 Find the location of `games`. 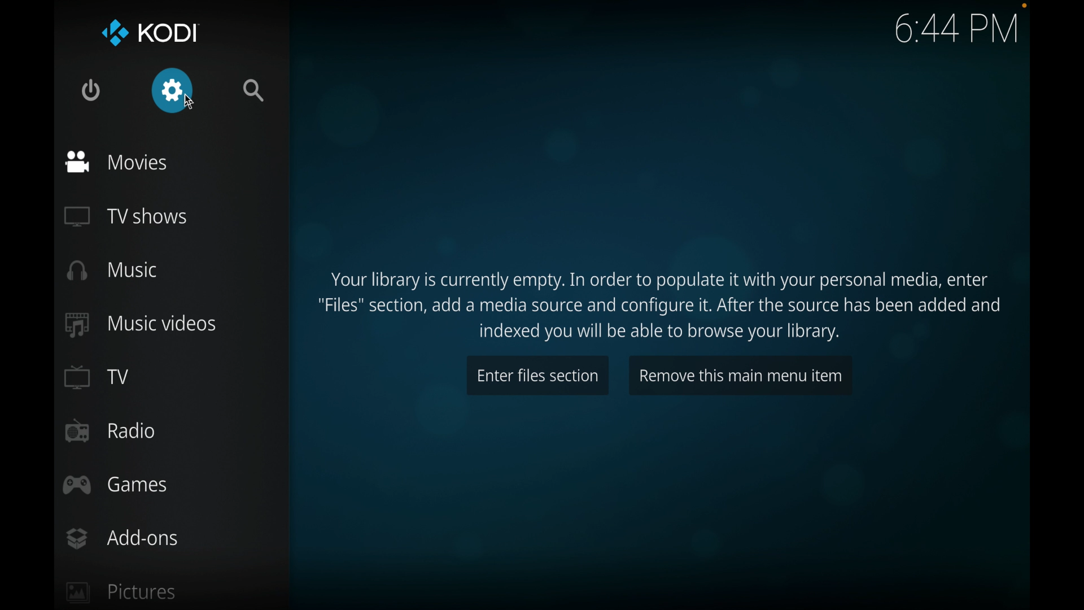

games is located at coordinates (117, 484).